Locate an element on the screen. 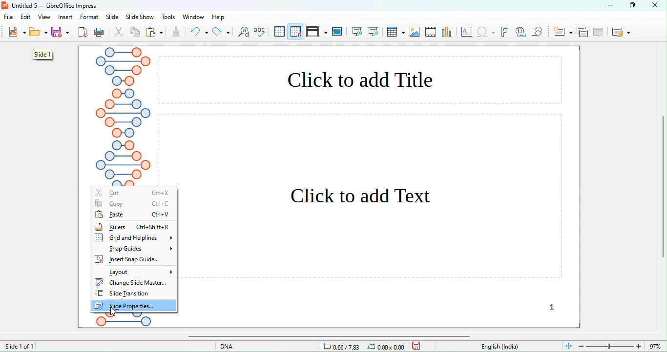  zoom is located at coordinates (622, 345).